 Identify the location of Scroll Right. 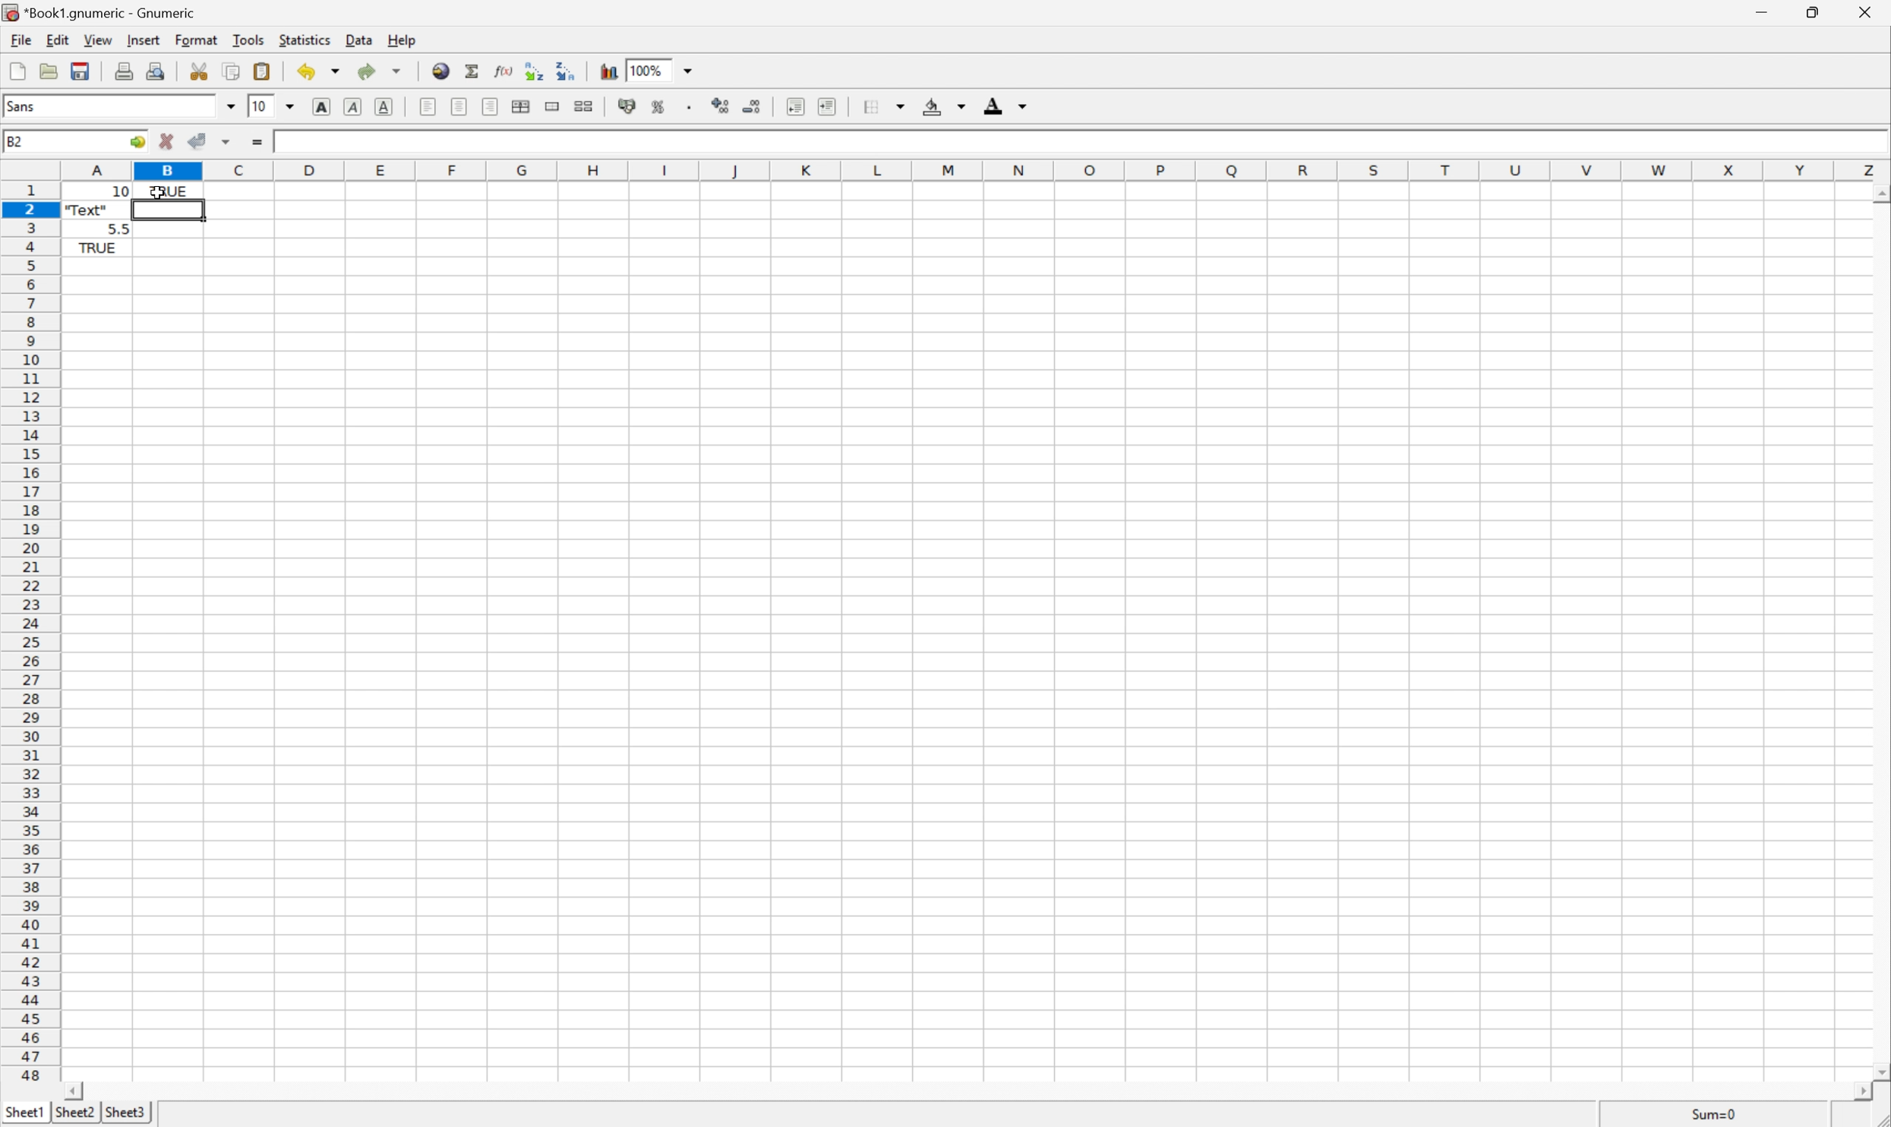
(1859, 1090).